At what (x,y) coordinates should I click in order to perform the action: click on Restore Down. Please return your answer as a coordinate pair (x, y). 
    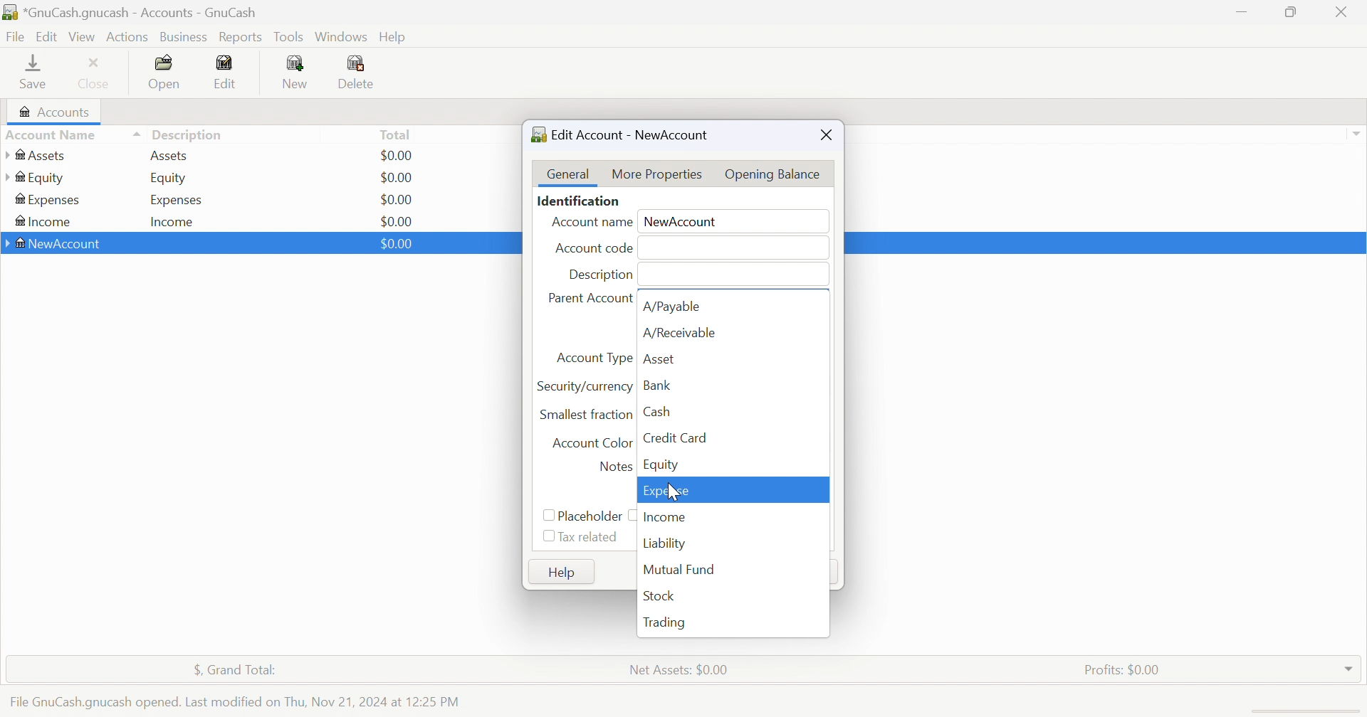
    Looking at the image, I should click on (1293, 11).